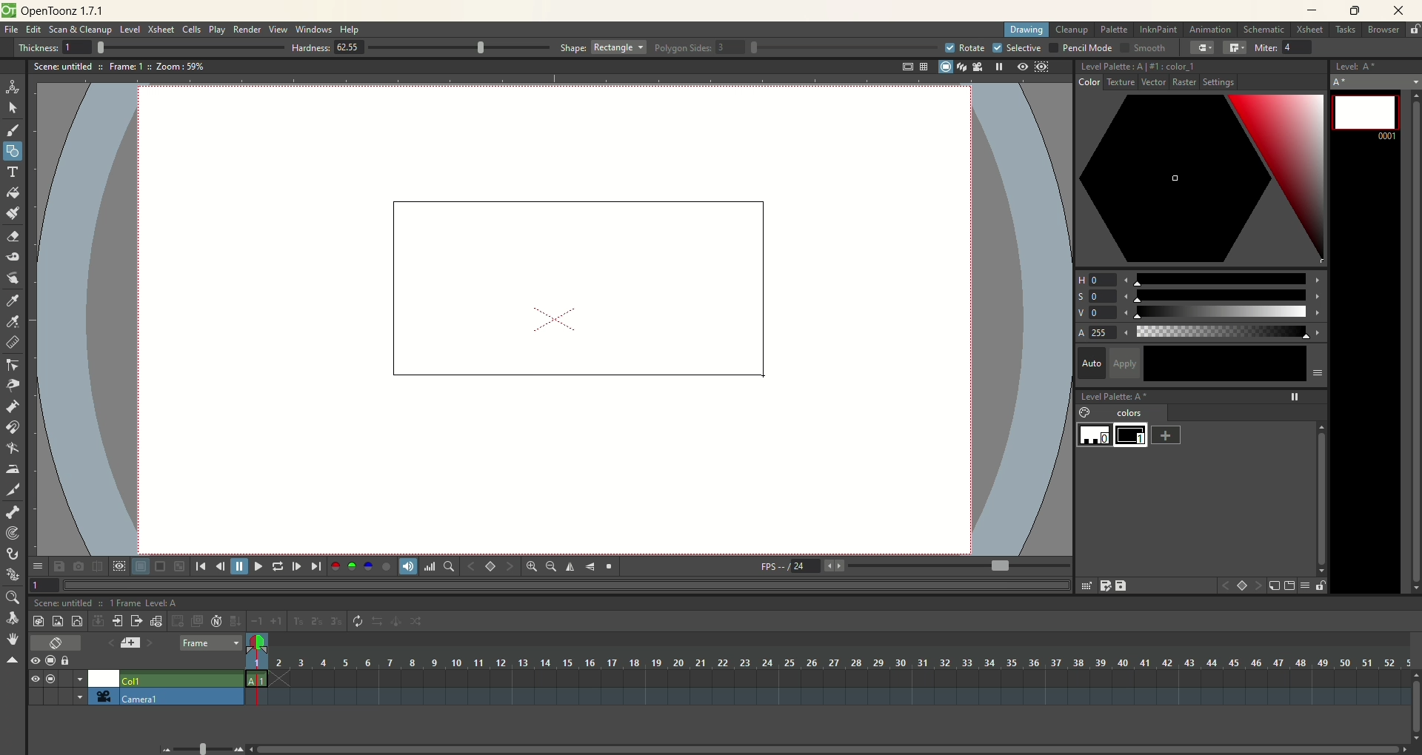 This screenshot has width=1422, height=755. What do you see at coordinates (13, 212) in the screenshot?
I see `paint brush tool` at bounding box center [13, 212].